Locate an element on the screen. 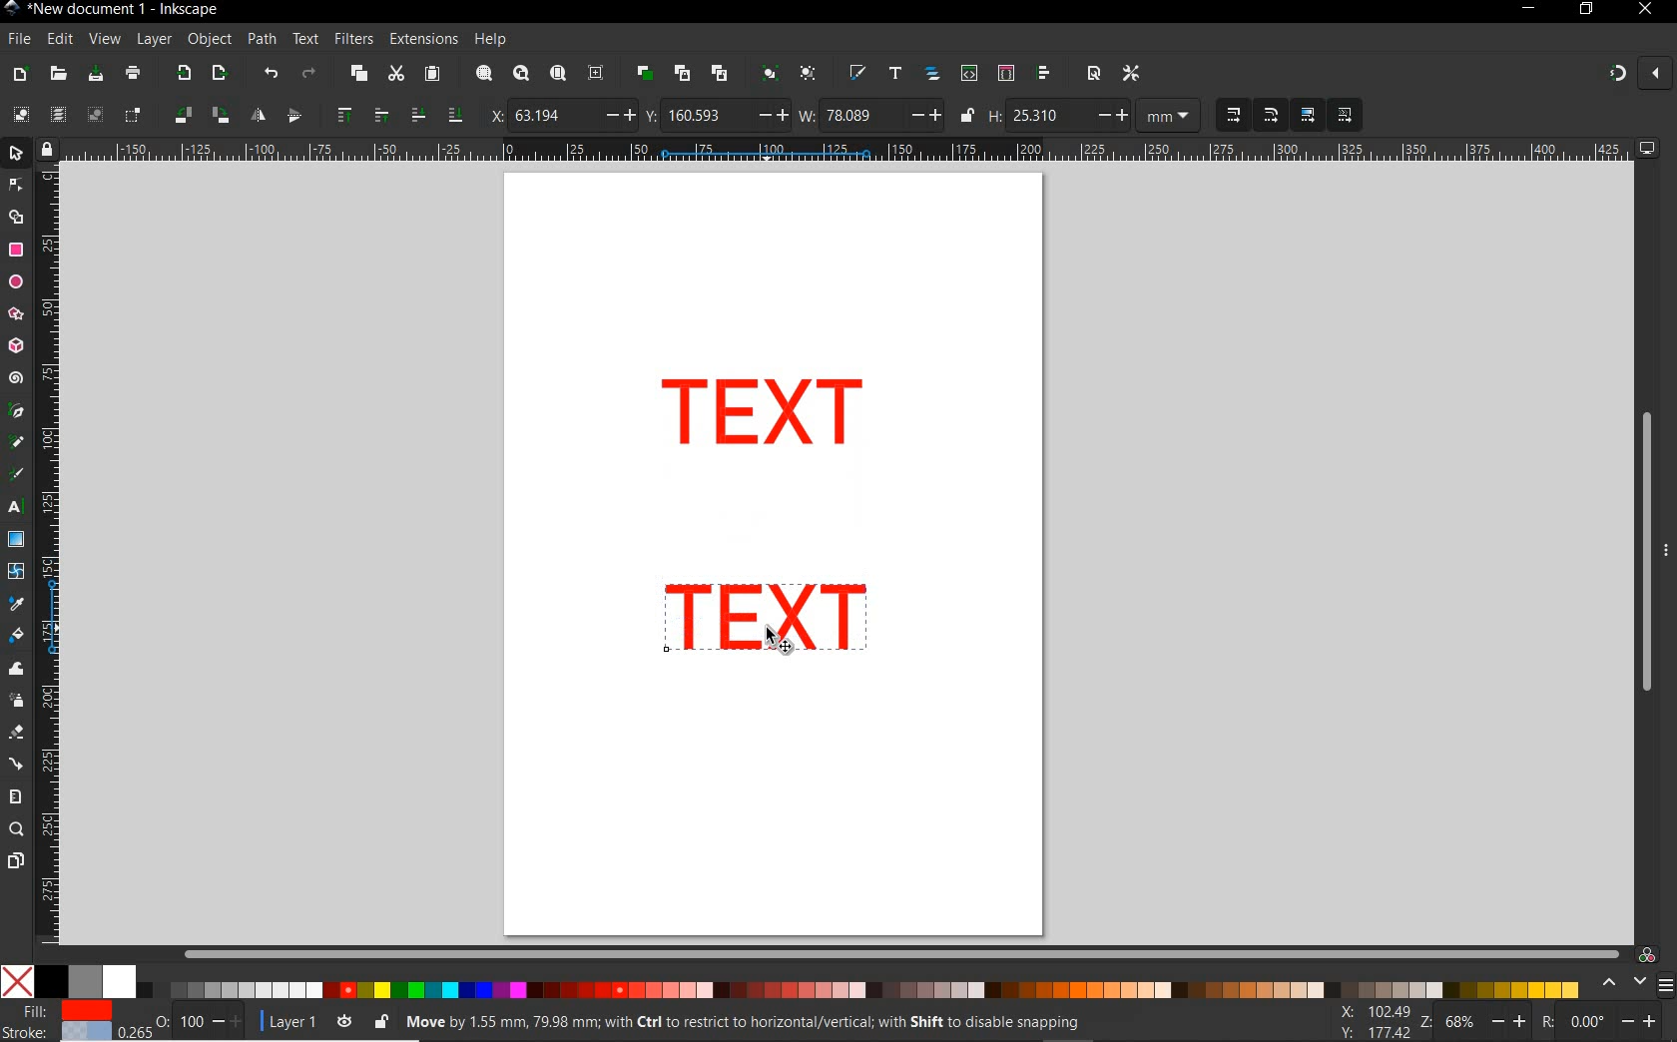 The width and height of the screenshot is (1677, 1042). pen tool is located at coordinates (15, 411).